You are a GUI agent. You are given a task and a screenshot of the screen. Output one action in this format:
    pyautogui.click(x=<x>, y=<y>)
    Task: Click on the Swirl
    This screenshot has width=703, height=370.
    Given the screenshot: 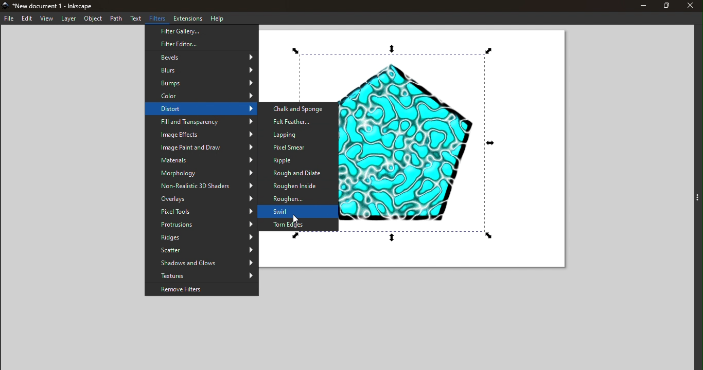 What is the action you would take?
    pyautogui.click(x=298, y=212)
    